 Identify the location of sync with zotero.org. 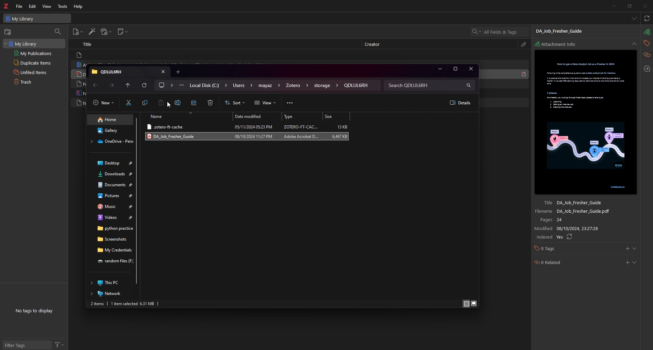
(646, 19).